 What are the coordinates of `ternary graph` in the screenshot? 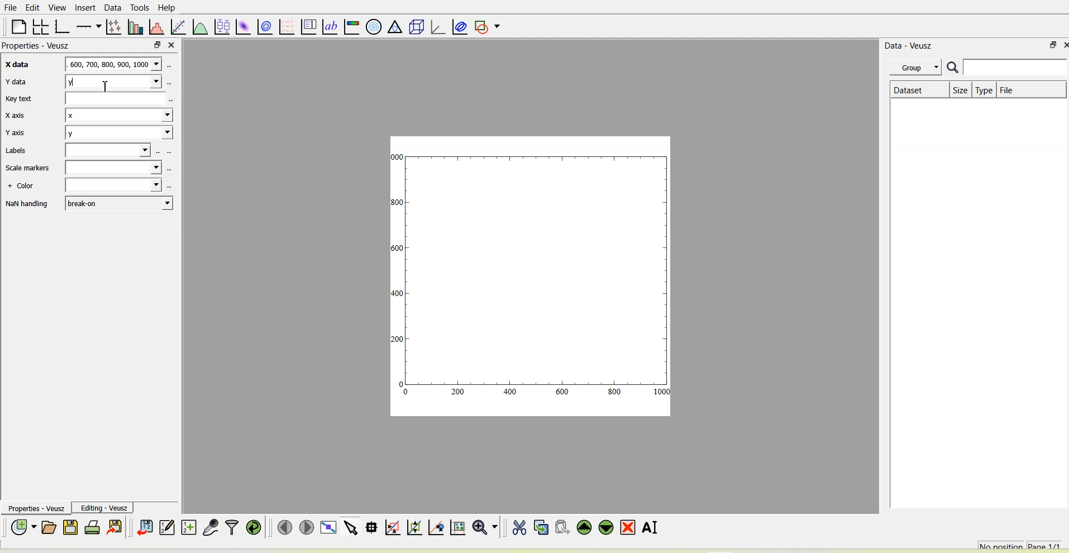 It's located at (395, 27).